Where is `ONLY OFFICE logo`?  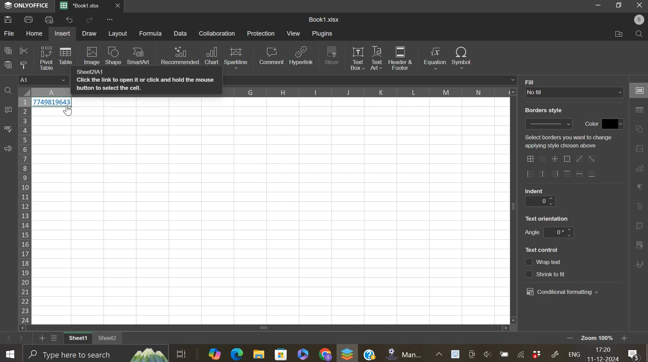 ONLY OFFICE logo is located at coordinates (27, 5).